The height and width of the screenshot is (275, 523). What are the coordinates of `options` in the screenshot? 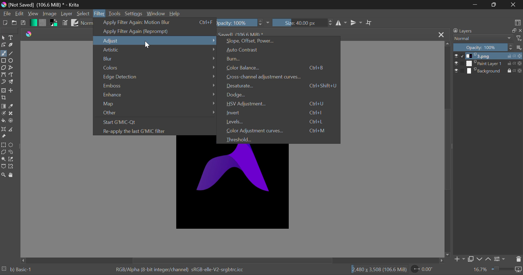 It's located at (519, 47).